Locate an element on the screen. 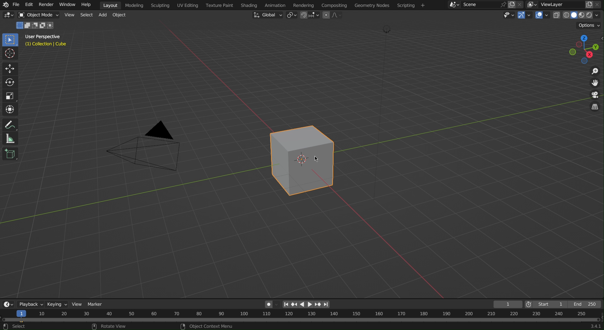 The height and width of the screenshot is (330, 604). Playback is located at coordinates (32, 303).